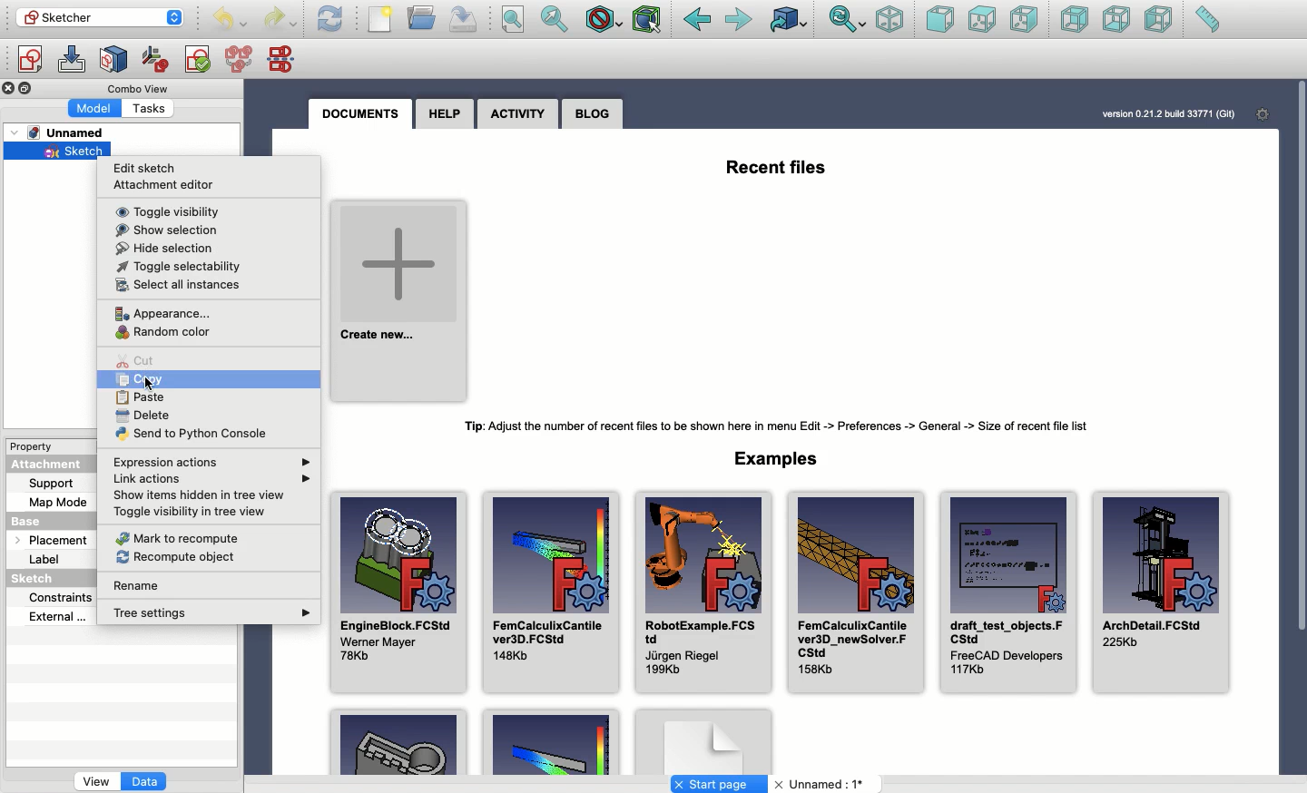  What do you see at coordinates (179, 538) in the screenshot?
I see `Mark to recompute` at bounding box center [179, 538].